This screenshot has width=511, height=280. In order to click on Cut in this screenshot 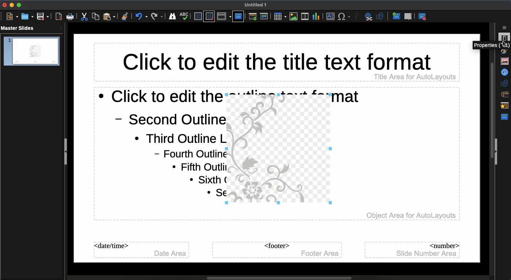, I will do `click(85, 17)`.